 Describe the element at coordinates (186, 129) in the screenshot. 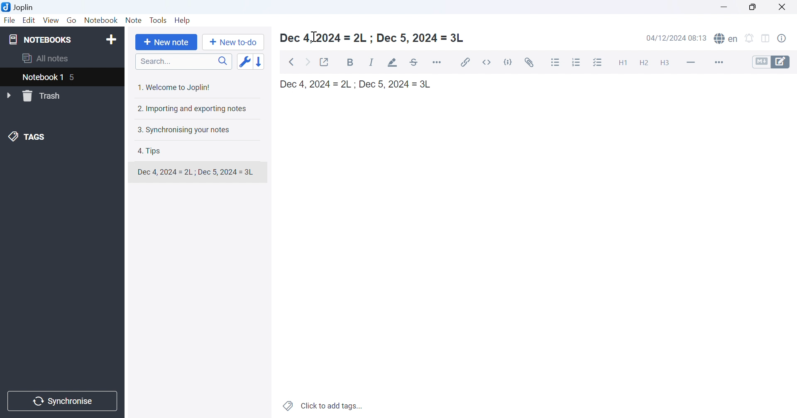

I see `3. Synchronising your notes` at that location.